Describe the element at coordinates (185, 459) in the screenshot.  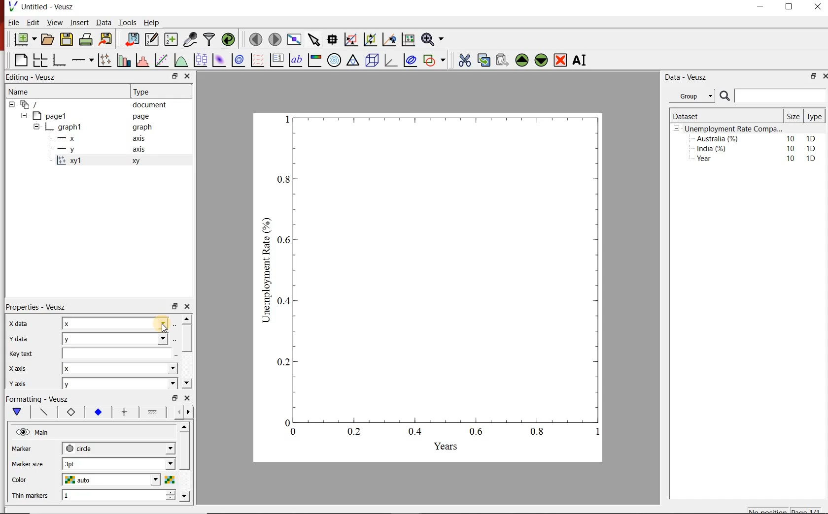
I see `scroll bar` at that location.